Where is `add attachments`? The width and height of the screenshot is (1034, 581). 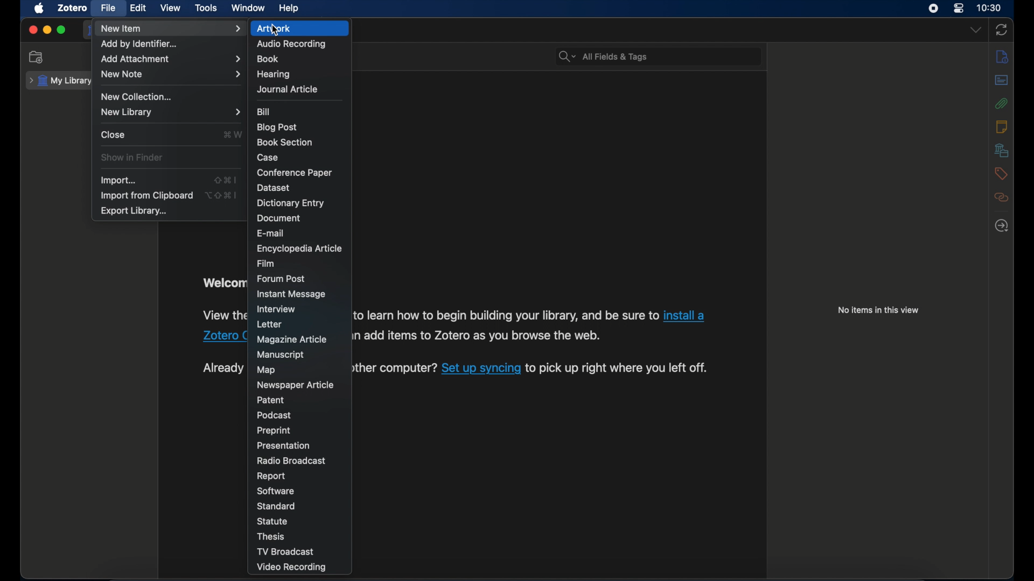
add attachments is located at coordinates (170, 59).